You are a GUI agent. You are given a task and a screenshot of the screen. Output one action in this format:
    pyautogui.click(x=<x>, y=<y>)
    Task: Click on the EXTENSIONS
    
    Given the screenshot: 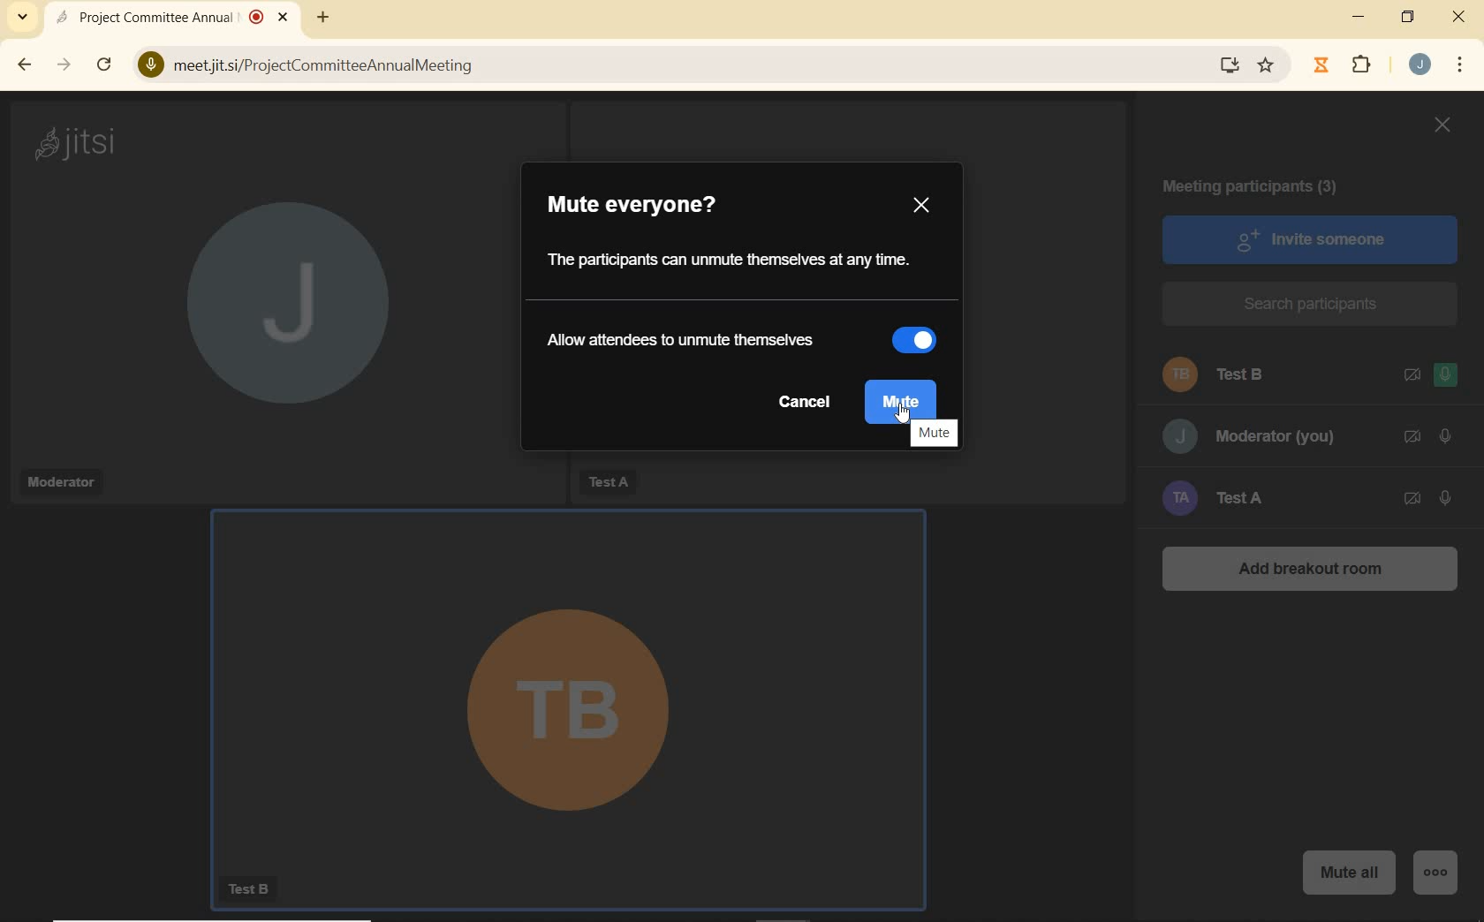 What is the action you would take?
    pyautogui.click(x=1367, y=68)
    